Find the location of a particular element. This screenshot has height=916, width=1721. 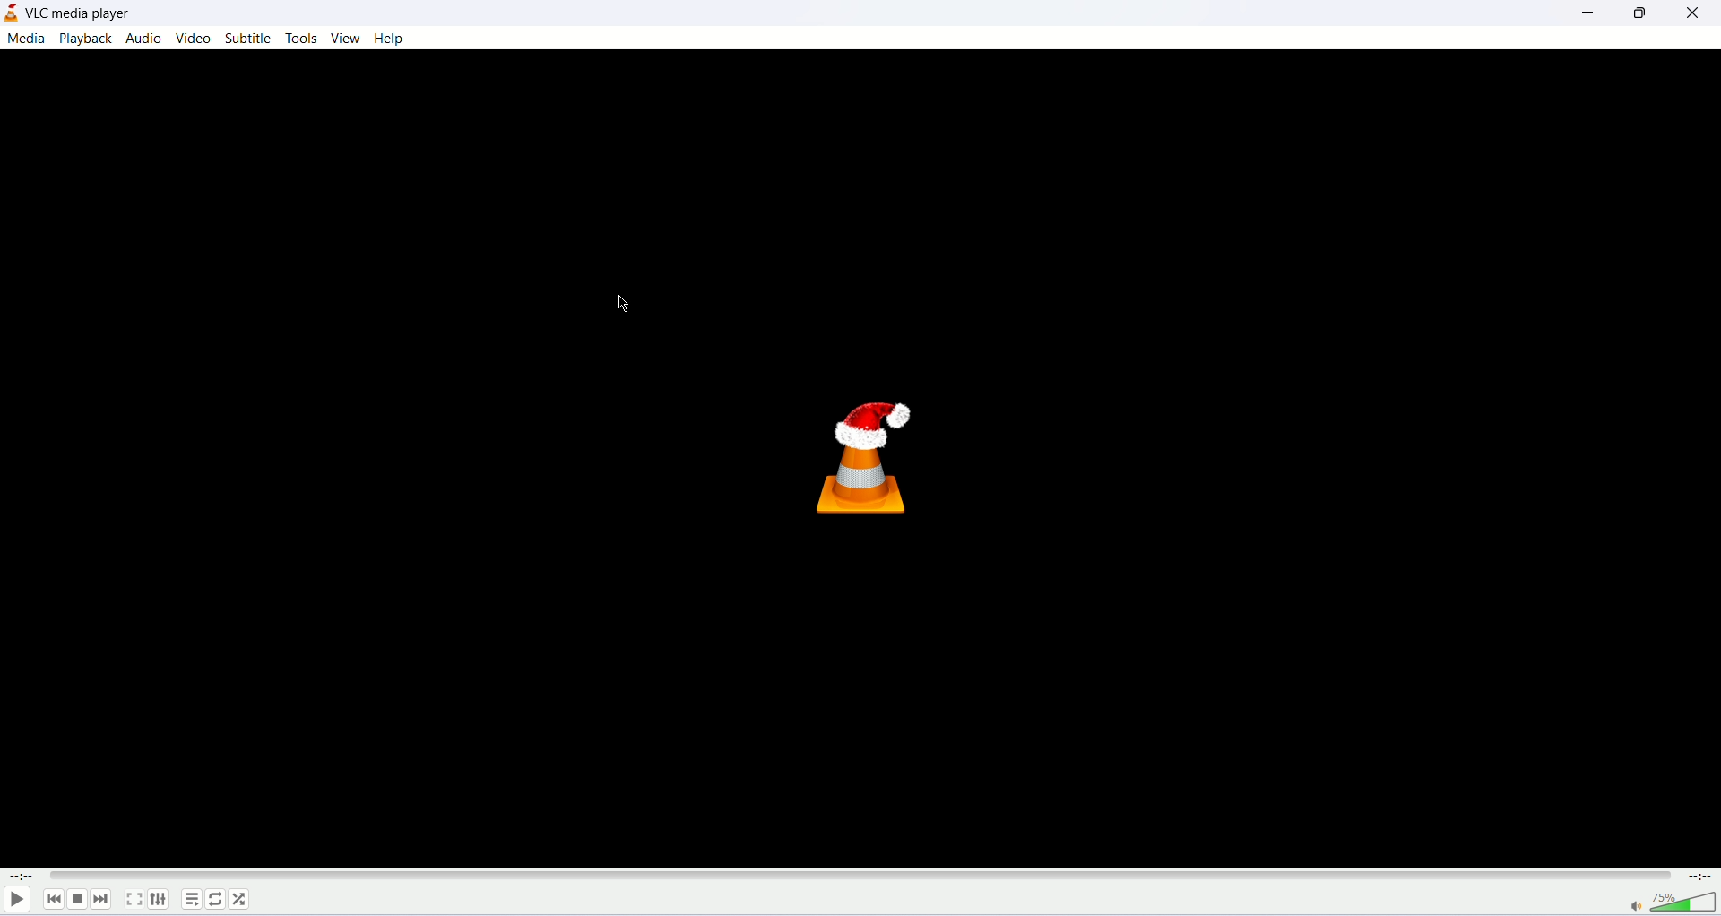

view is located at coordinates (345, 39).